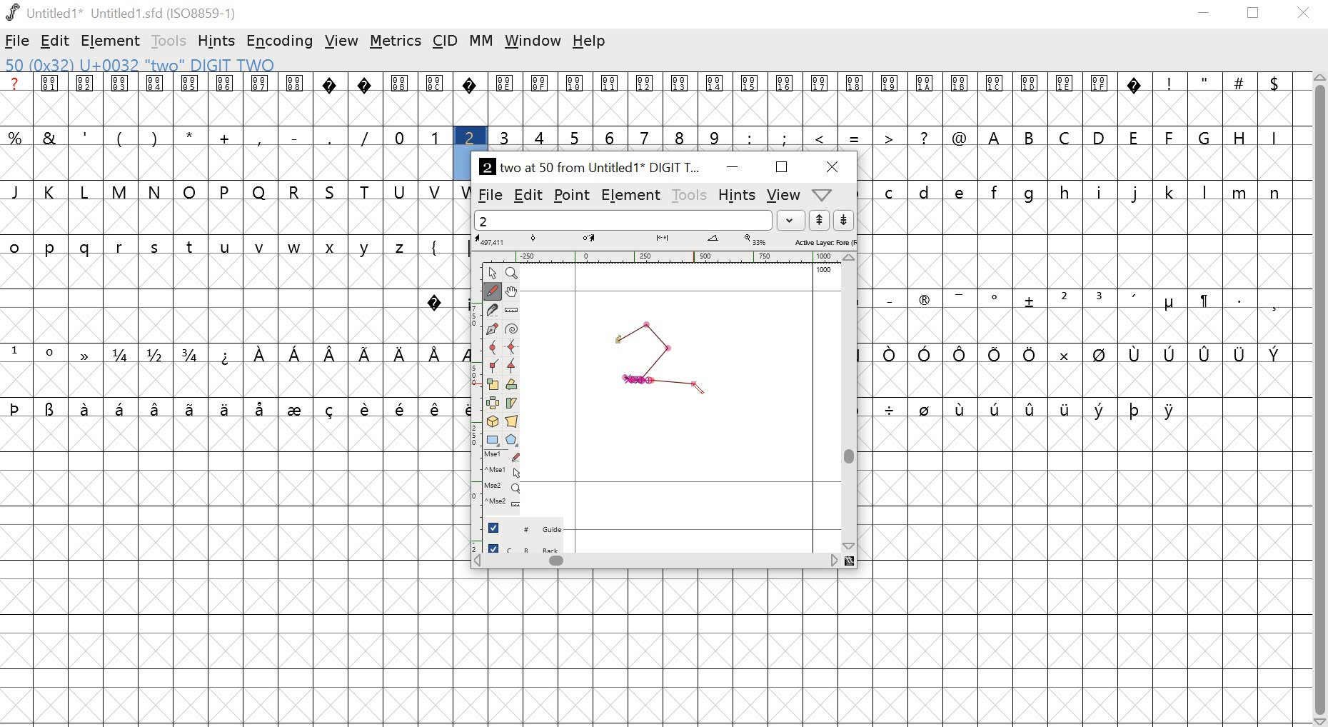  Describe the element at coordinates (510, 293) in the screenshot. I see `pan` at that location.